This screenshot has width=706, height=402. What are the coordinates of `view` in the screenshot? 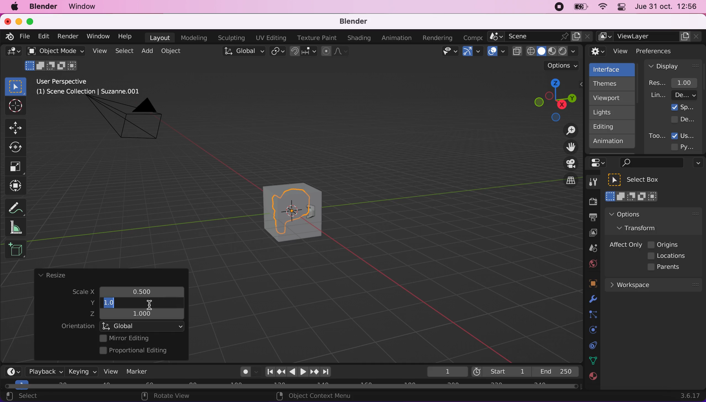 It's located at (609, 51).